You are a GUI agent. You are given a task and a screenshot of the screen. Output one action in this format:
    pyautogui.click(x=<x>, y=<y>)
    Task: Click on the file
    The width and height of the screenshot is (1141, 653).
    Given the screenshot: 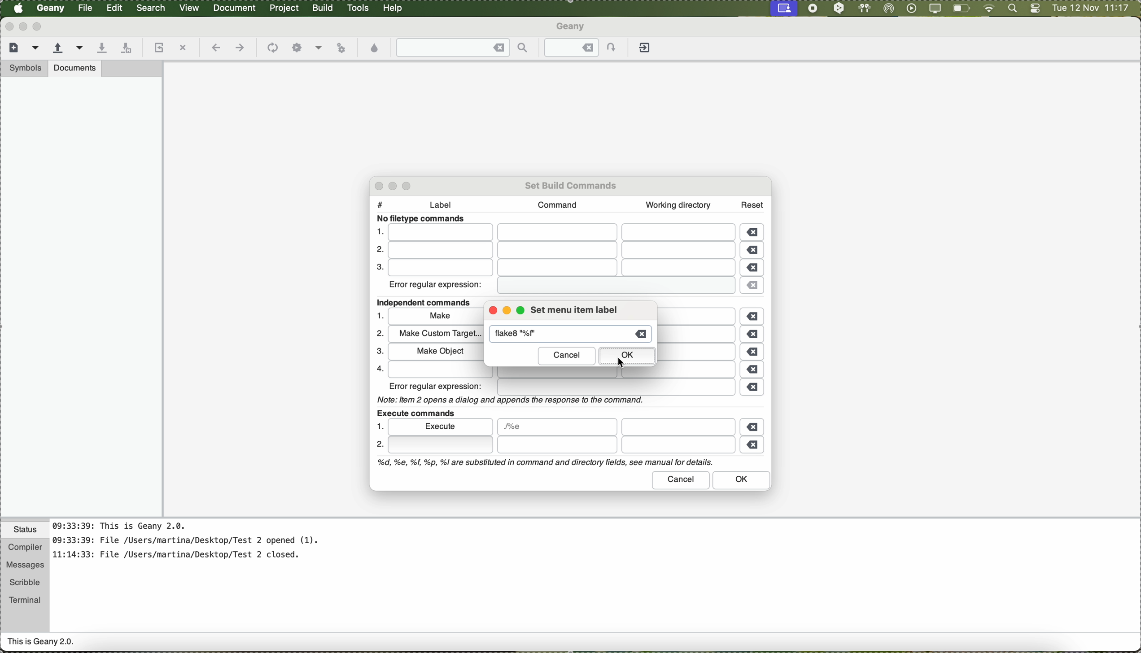 What is the action you would take?
    pyautogui.click(x=615, y=445)
    